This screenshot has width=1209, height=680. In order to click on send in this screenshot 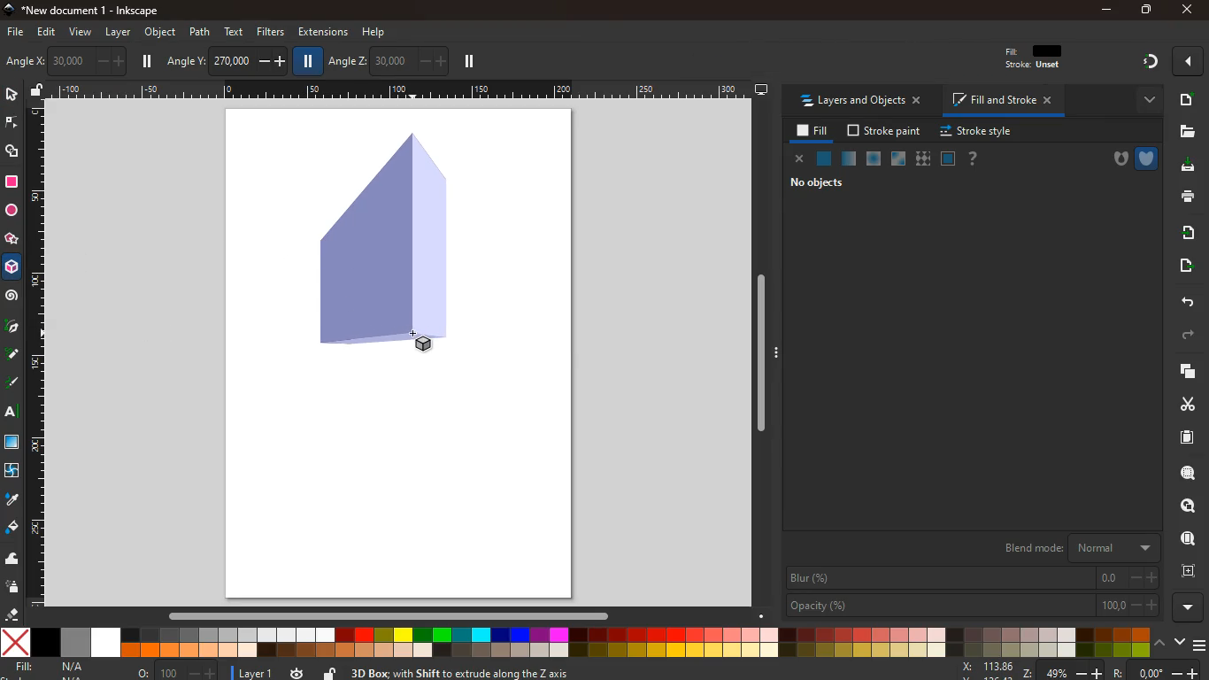, I will do `click(1182, 266)`.